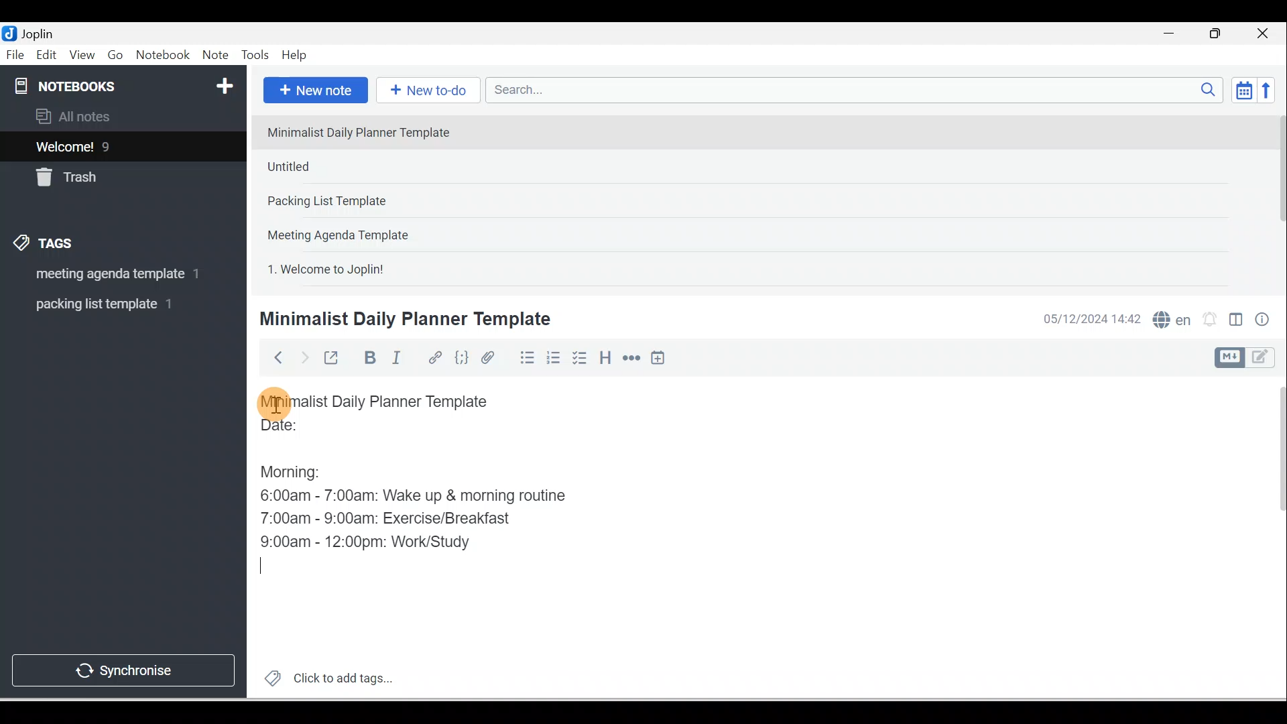  I want to click on Note 3, so click(369, 202).